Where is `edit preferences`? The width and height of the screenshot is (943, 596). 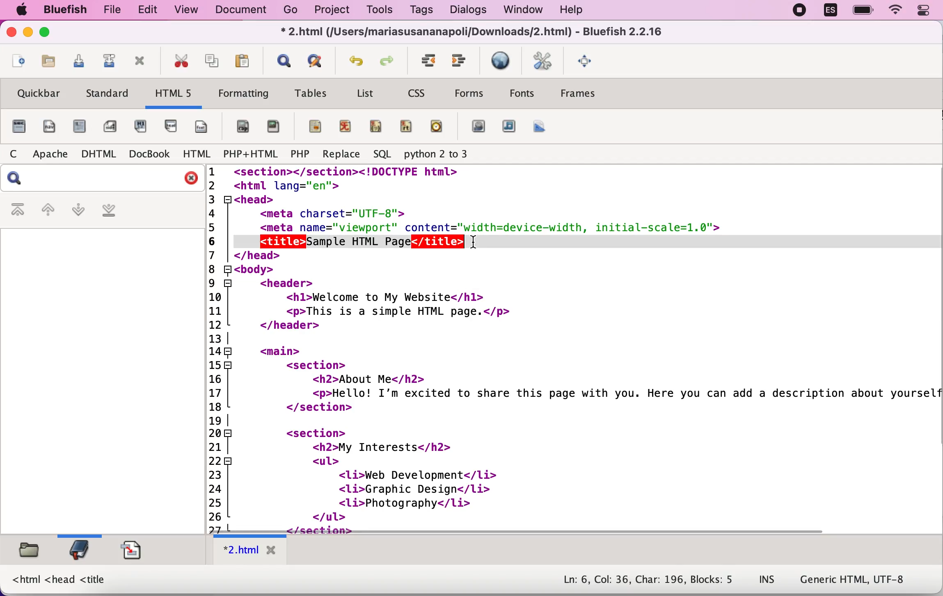
edit preferences is located at coordinates (543, 61).